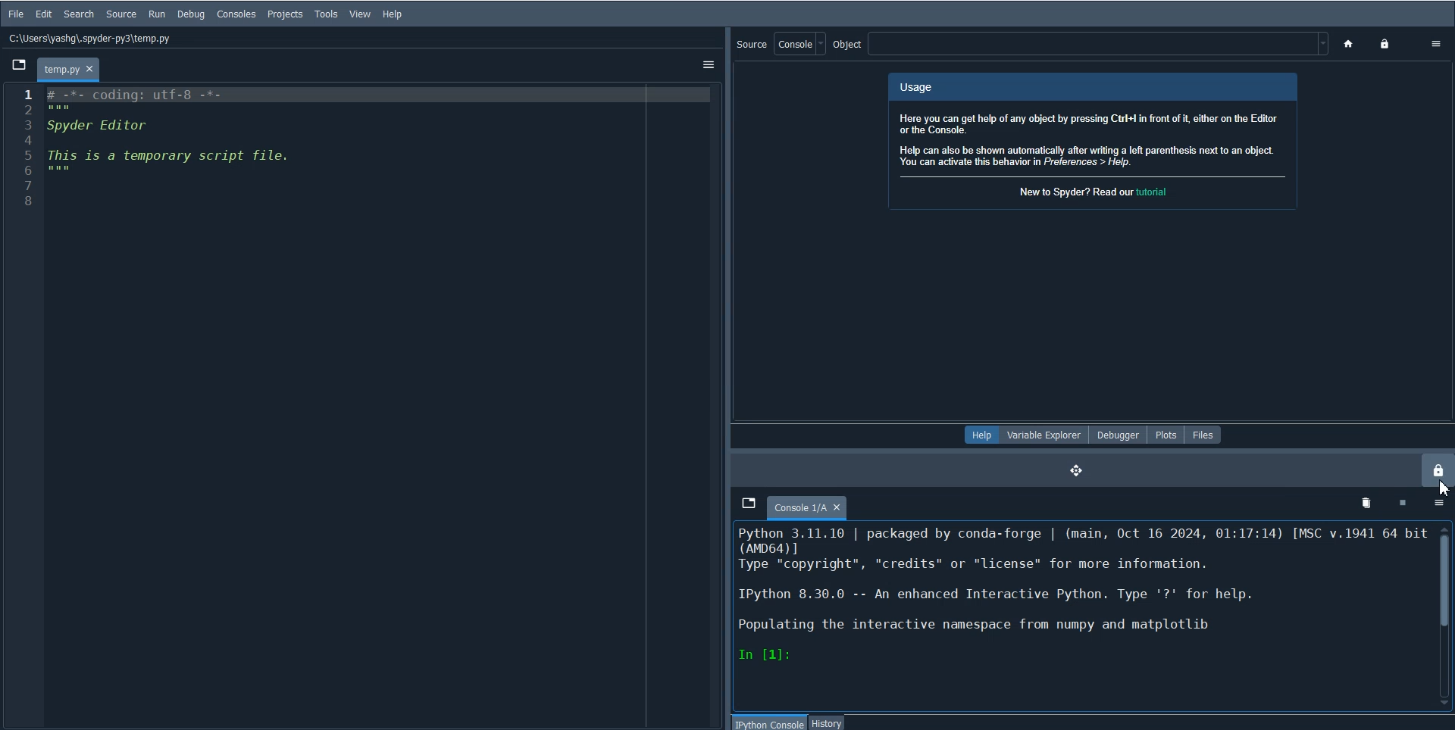 The height and width of the screenshot is (730, 1455). Describe the element at coordinates (1437, 43) in the screenshot. I see `Option` at that location.